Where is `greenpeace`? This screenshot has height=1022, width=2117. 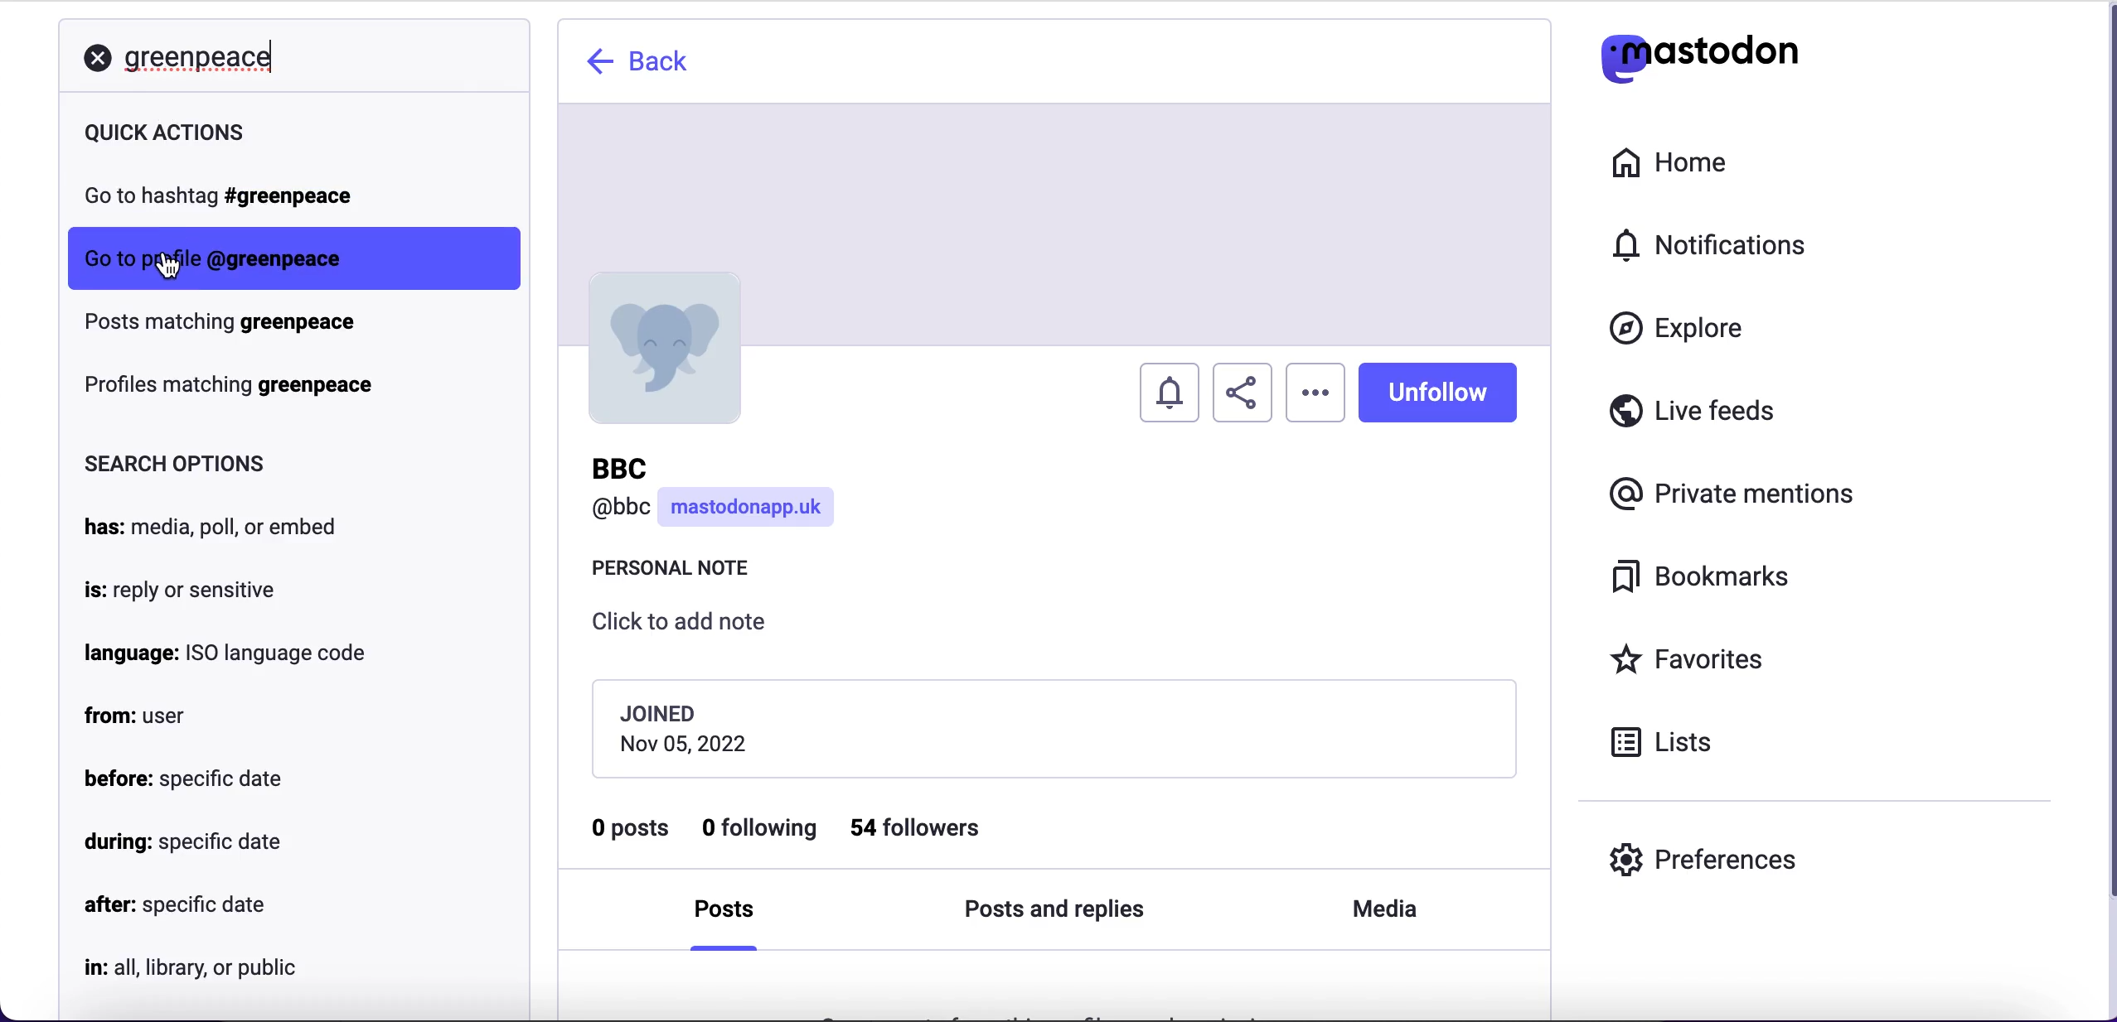 greenpeace is located at coordinates (205, 54).